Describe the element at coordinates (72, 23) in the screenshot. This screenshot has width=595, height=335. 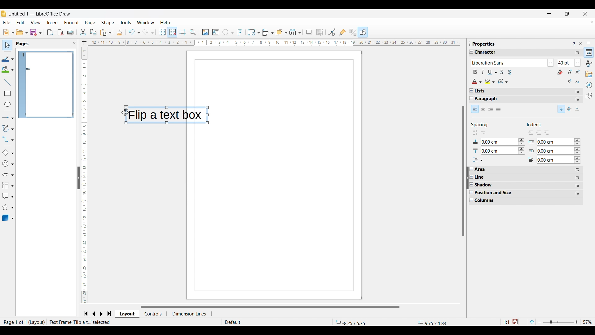
I see `Format menu` at that location.